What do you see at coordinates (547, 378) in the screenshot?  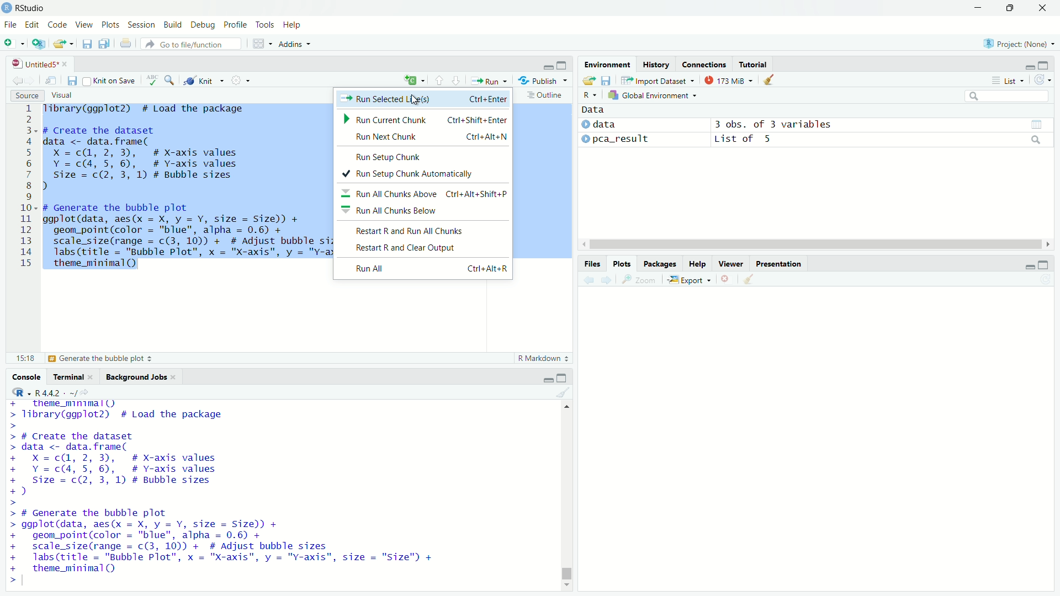 I see `minimize` at bounding box center [547, 378].